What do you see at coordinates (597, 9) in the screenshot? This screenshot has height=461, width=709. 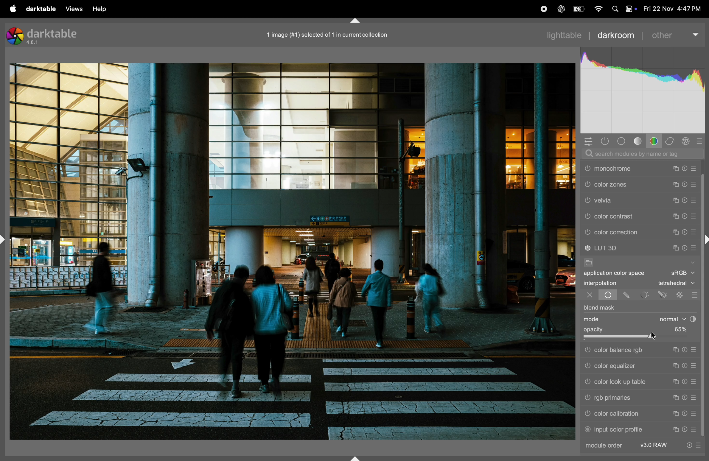 I see `wifi` at bounding box center [597, 9].